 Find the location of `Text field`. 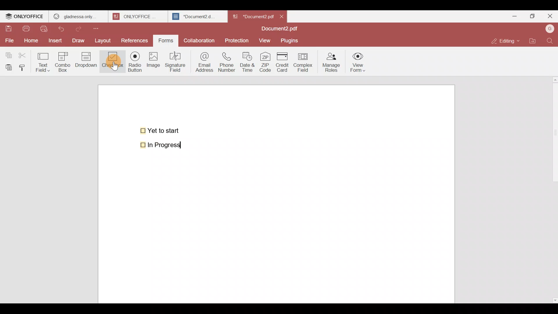

Text field is located at coordinates (44, 60).